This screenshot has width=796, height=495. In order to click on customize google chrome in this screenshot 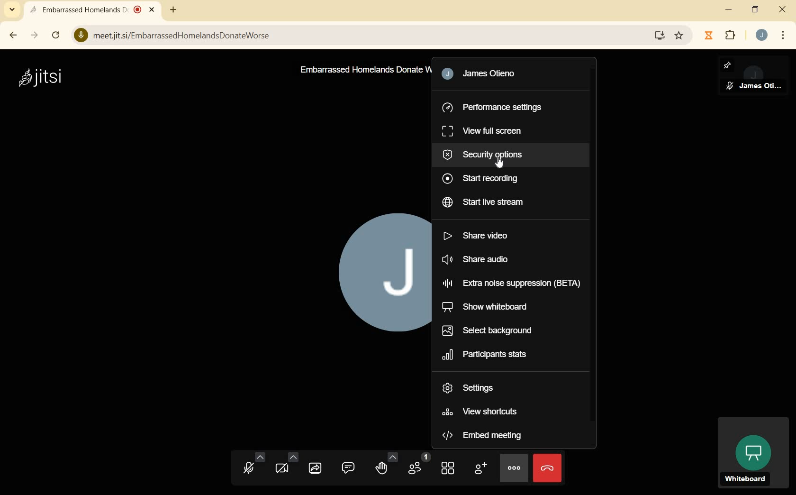, I will do `click(783, 36)`.